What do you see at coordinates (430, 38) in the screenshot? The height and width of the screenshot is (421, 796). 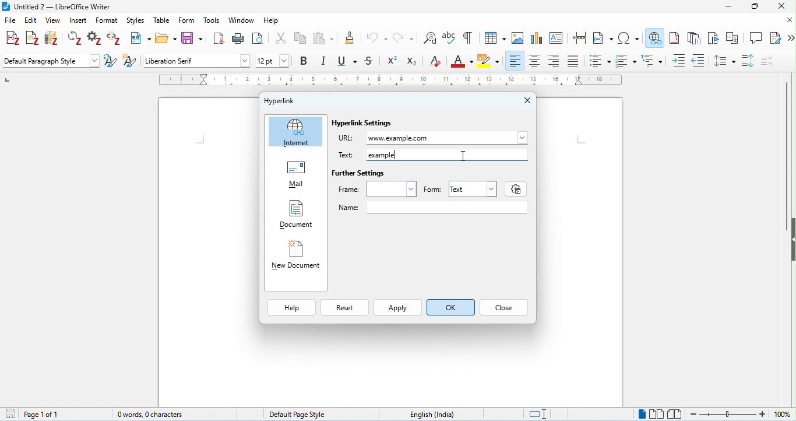 I see `find and replace` at bounding box center [430, 38].